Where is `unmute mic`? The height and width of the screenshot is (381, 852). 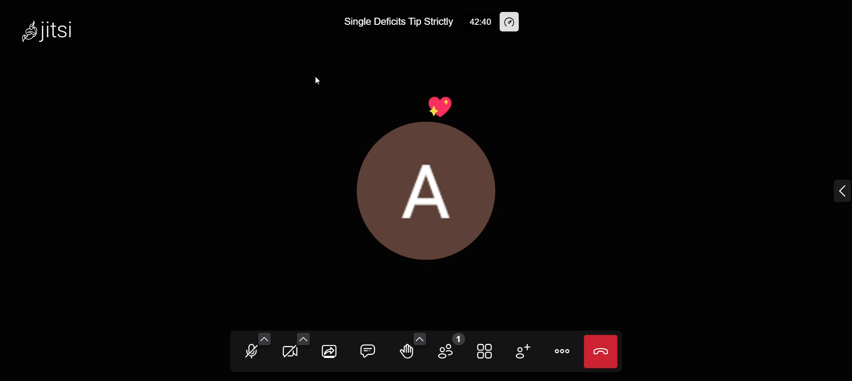 unmute mic is located at coordinates (248, 353).